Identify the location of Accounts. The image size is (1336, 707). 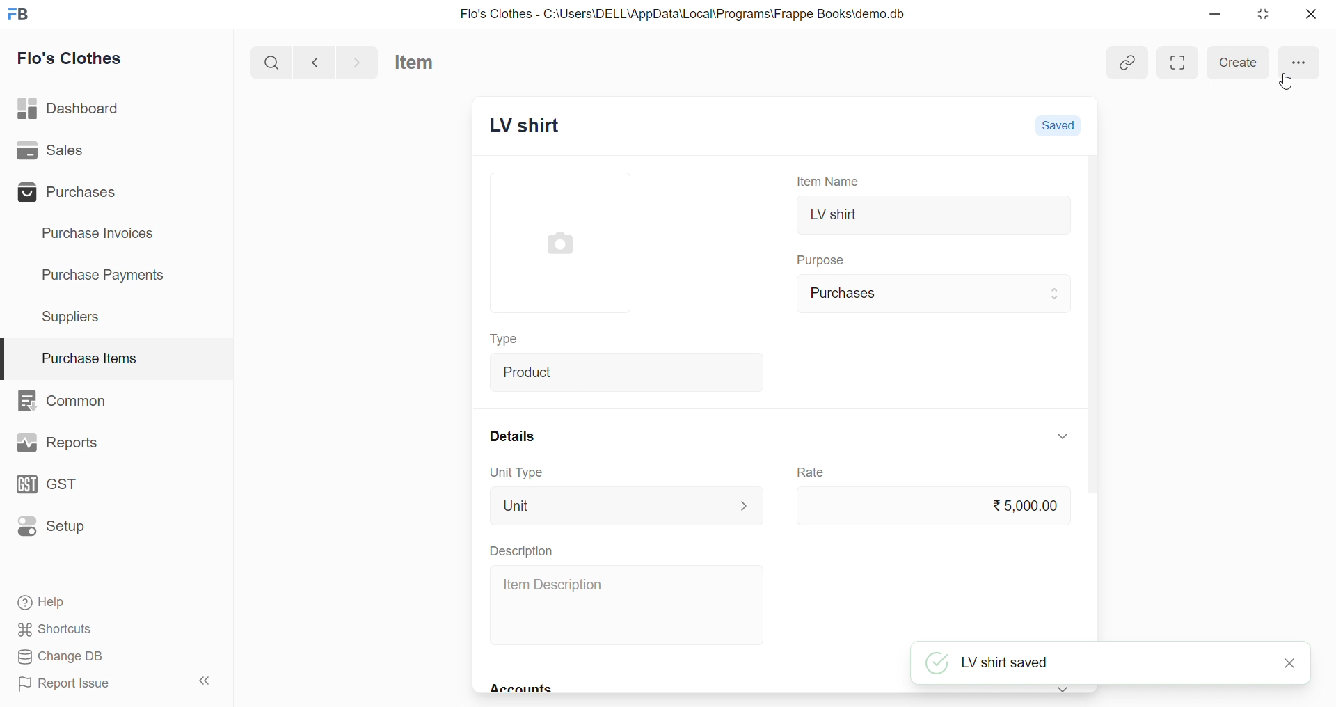
(525, 690).